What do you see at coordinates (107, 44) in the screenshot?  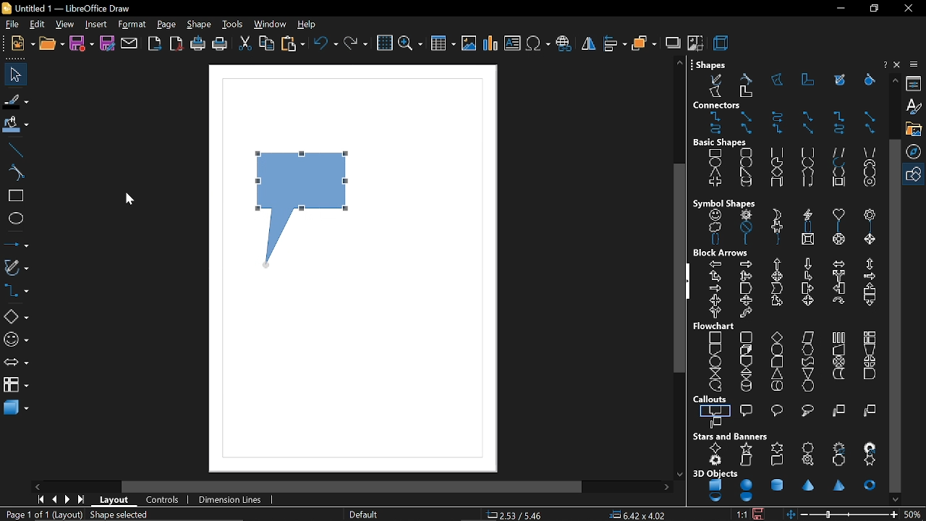 I see `save as` at bounding box center [107, 44].